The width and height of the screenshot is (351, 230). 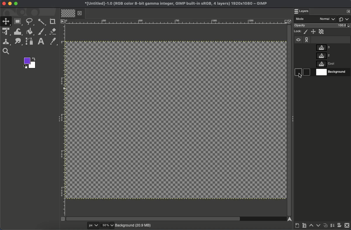 I want to click on Free select, so click(x=31, y=22).